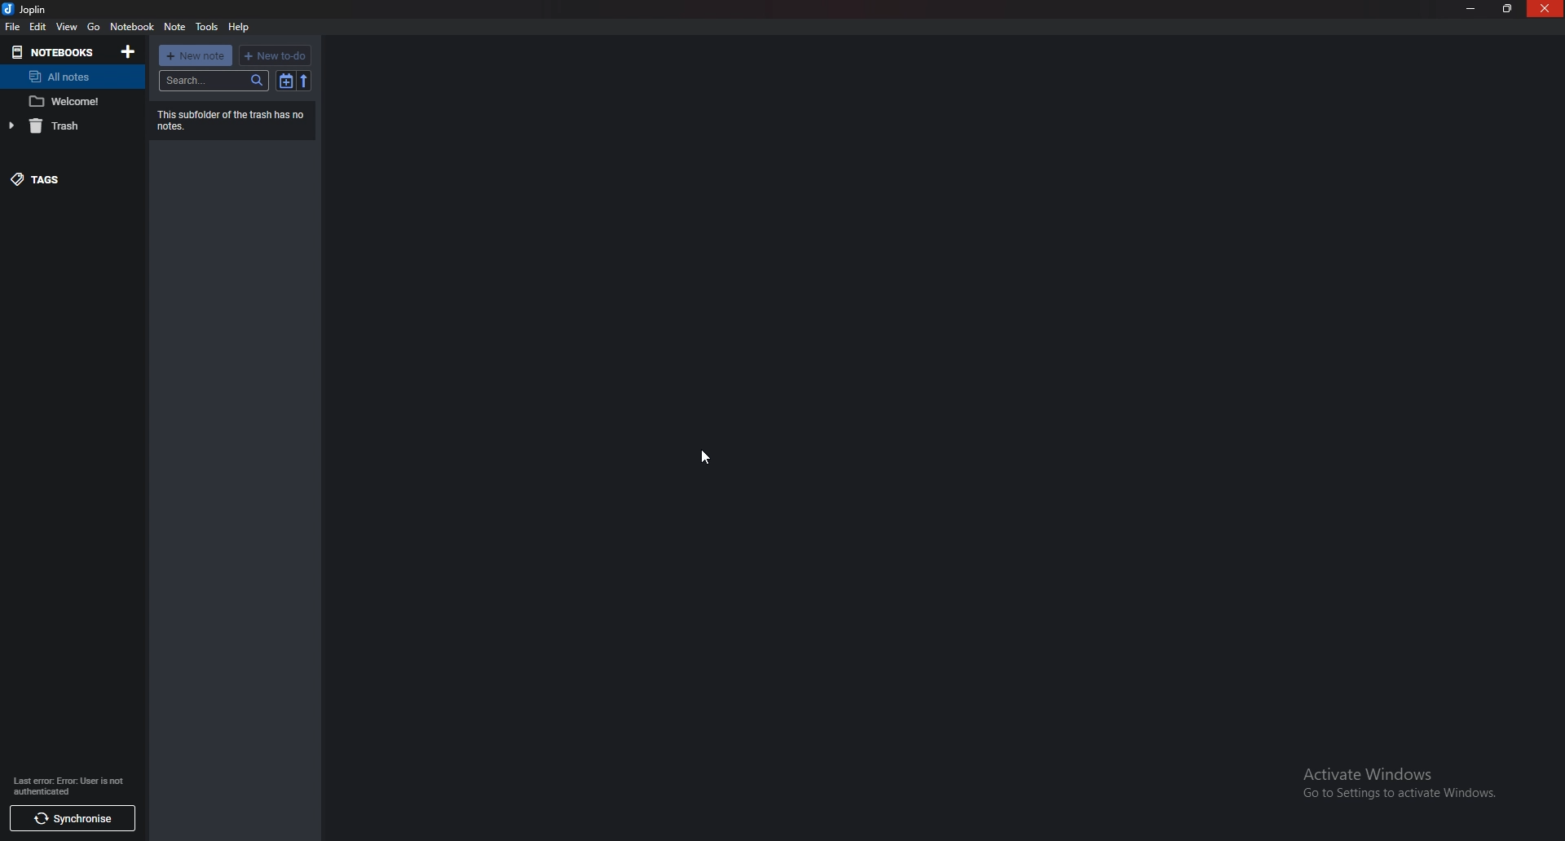  I want to click on file, so click(11, 26).